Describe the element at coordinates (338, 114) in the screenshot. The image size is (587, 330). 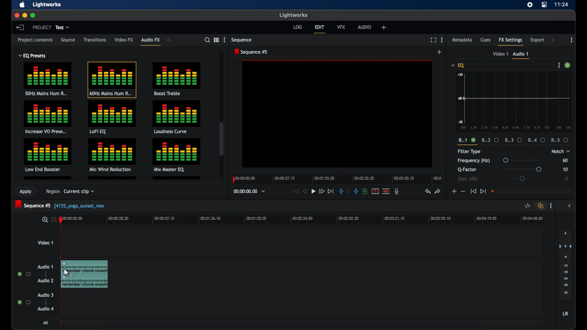
I see `video preview` at that location.